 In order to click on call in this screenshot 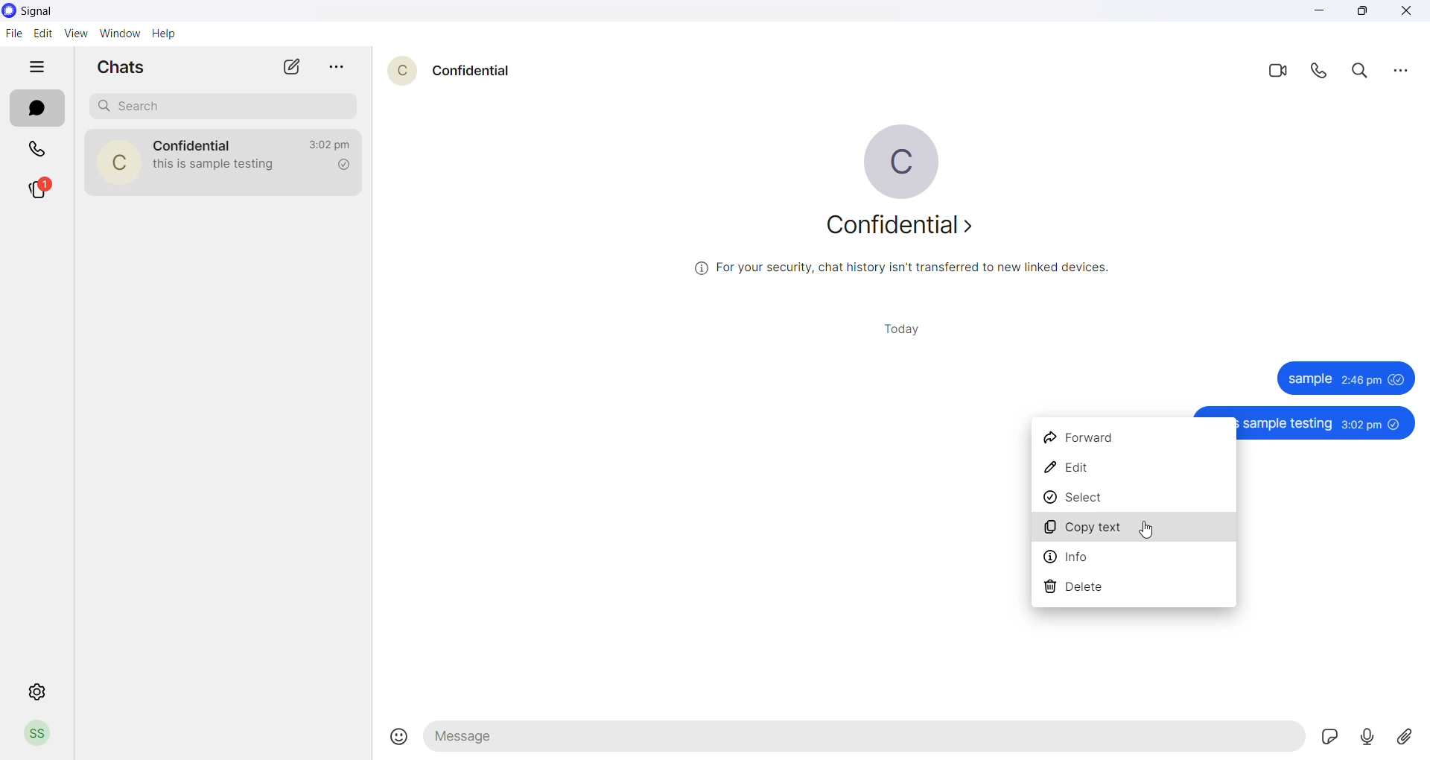, I will do `click(1321, 73)`.